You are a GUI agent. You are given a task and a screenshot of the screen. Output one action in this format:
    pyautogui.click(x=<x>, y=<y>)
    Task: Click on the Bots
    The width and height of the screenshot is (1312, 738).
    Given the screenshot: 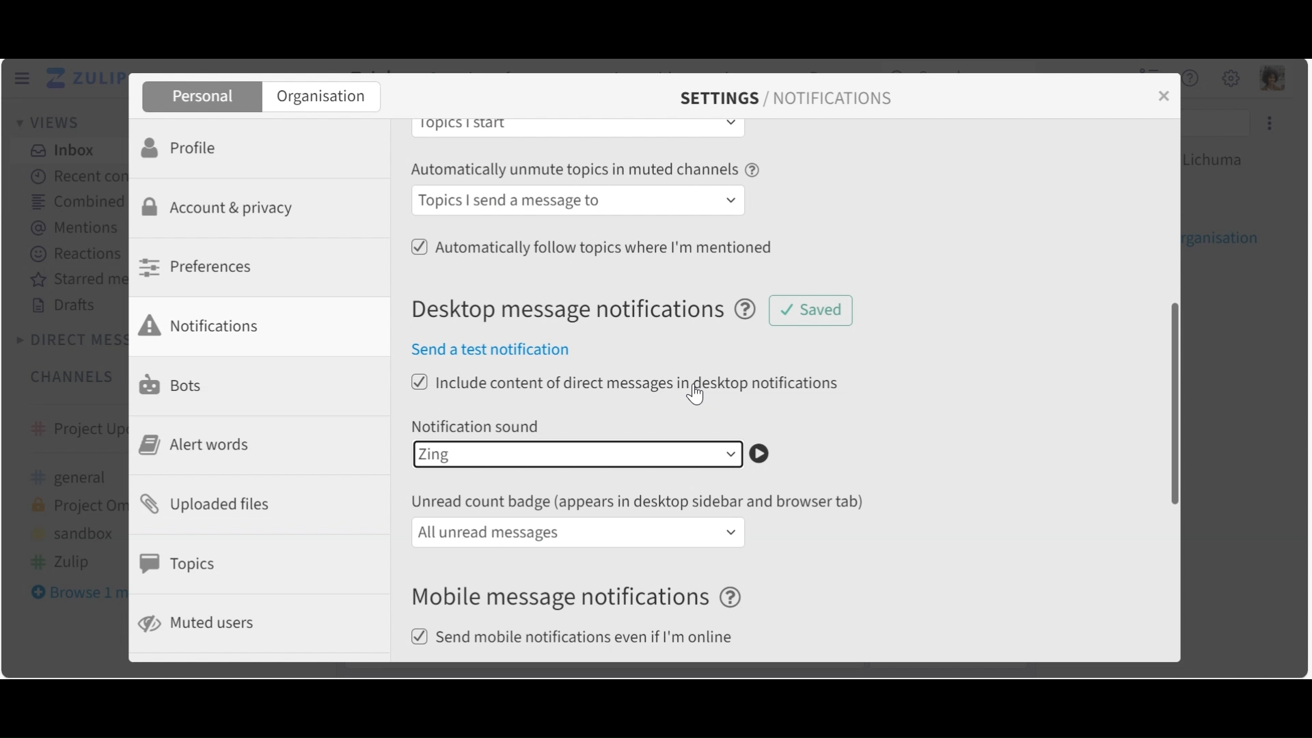 What is the action you would take?
    pyautogui.click(x=174, y=383)
    